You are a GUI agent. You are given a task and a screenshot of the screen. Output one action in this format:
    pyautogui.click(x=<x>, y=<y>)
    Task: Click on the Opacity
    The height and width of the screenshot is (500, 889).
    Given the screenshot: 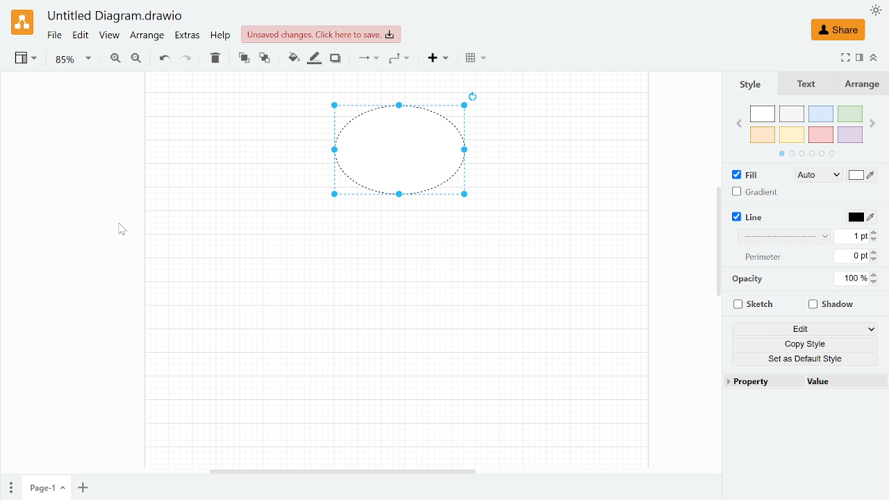 What is the action you would take?
    pyautogui.click(x=747, y=280)
    